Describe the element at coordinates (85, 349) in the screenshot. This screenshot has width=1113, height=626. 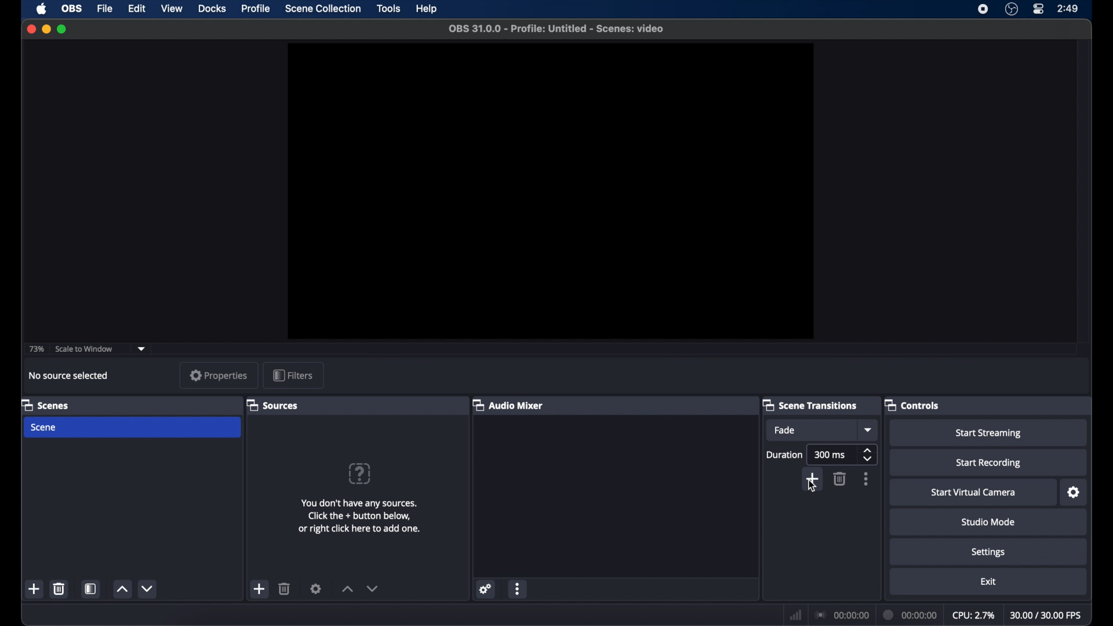
I see `scale to window` at that location.